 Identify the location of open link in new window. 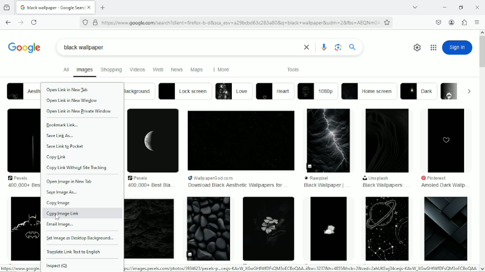
(73, 100).